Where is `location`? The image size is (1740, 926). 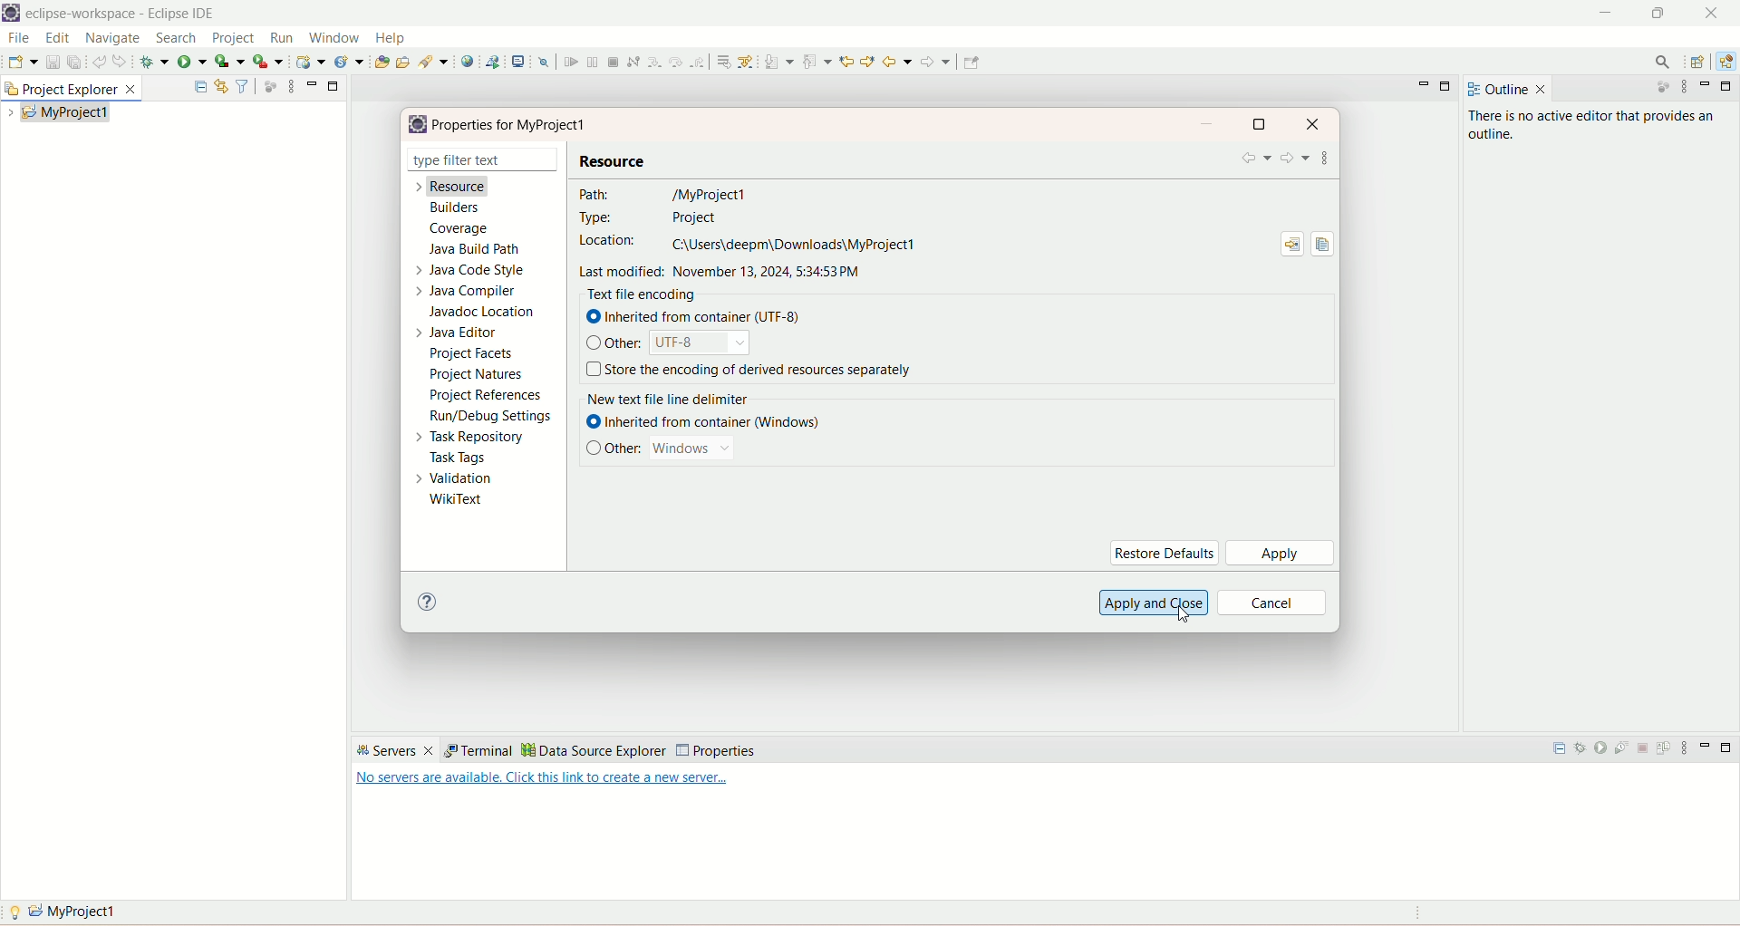
location is located at coordinates (748, 244).